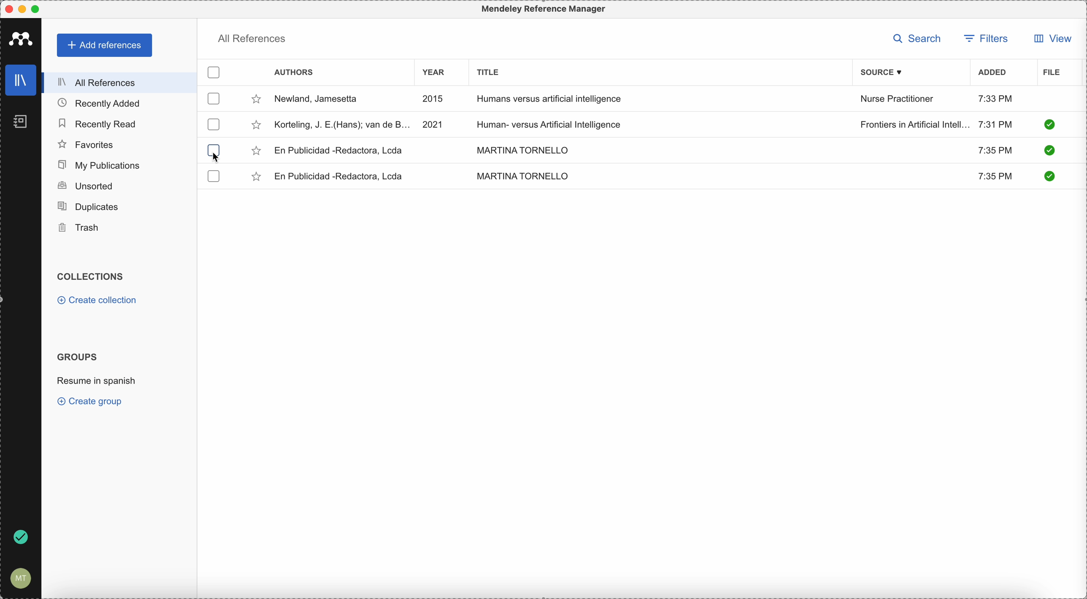 The height and width of the screenshot is (599, 1087). What do you see at coordinates (215, 98) in the screenshot?
I see `checkbox` at bounding box center [215, 98].